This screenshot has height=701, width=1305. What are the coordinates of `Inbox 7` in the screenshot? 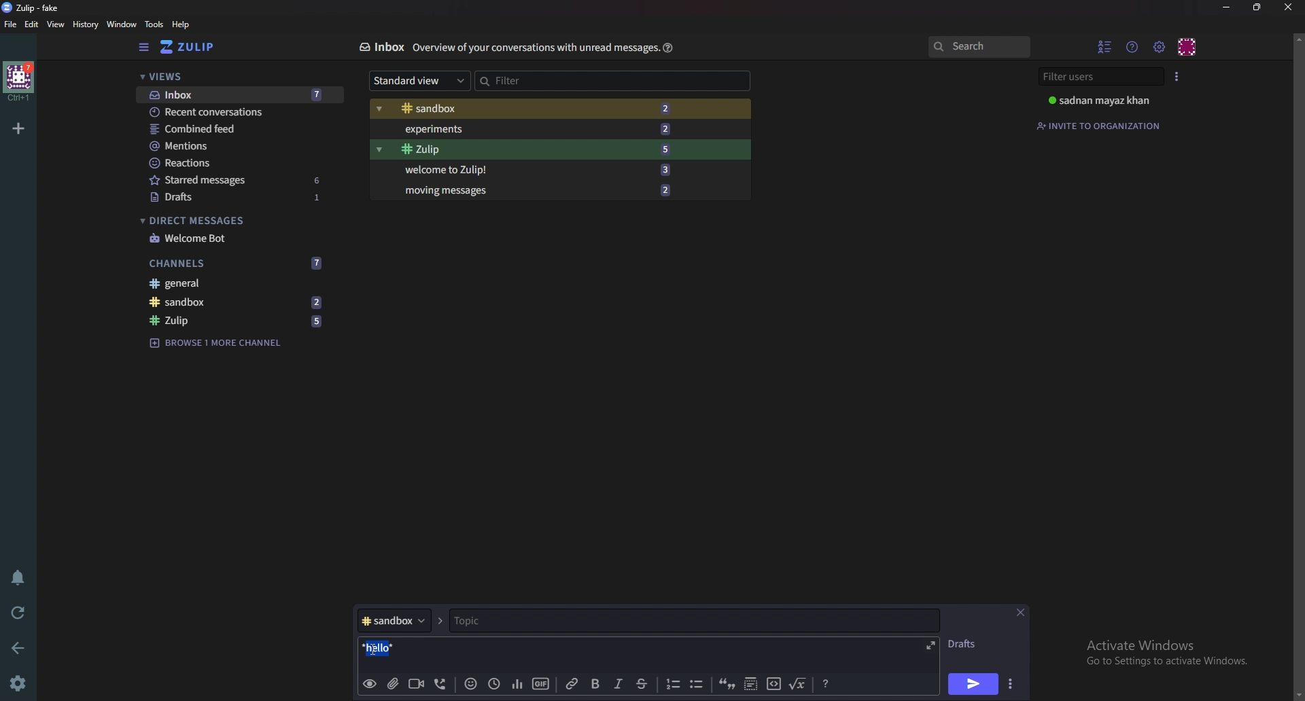 It's located at (239, 96).